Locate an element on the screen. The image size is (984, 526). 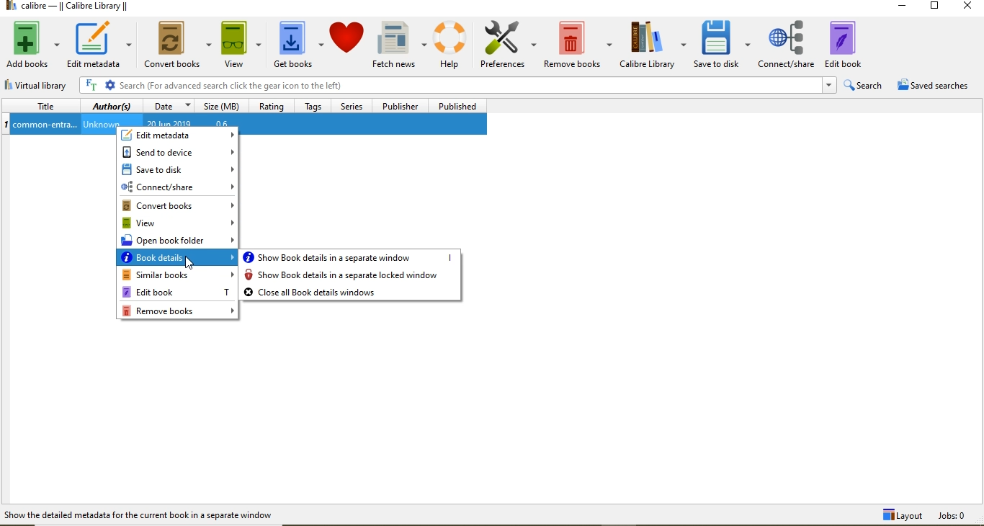
Restore is located at coordinates (934, 8).